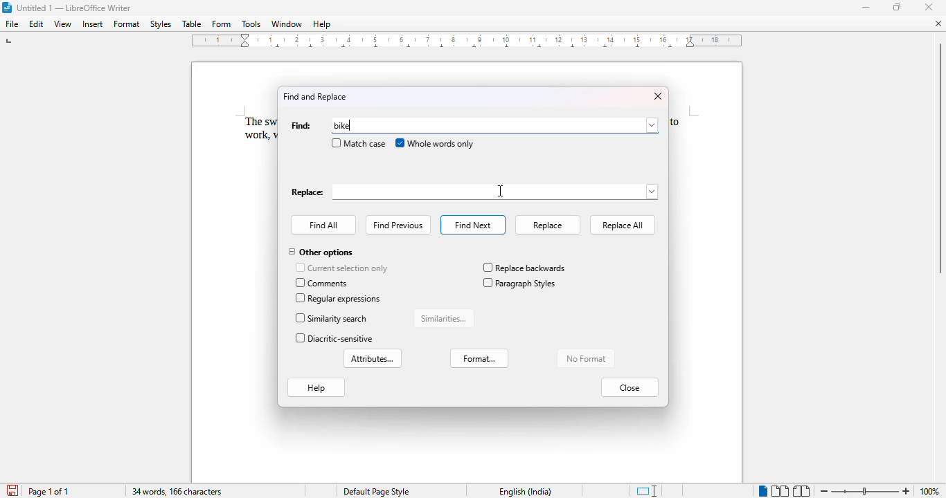 The image size is (946, 498). Describe the element at coordinates (301, 126) in the screenshot. I see `find: ` at that location.